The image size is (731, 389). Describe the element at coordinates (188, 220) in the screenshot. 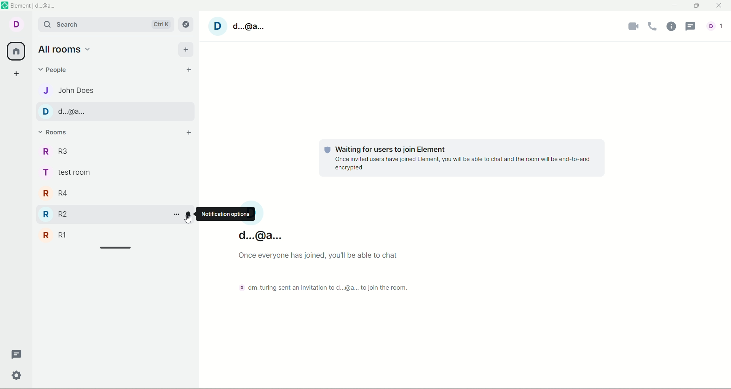

I see `cursor` at that location.